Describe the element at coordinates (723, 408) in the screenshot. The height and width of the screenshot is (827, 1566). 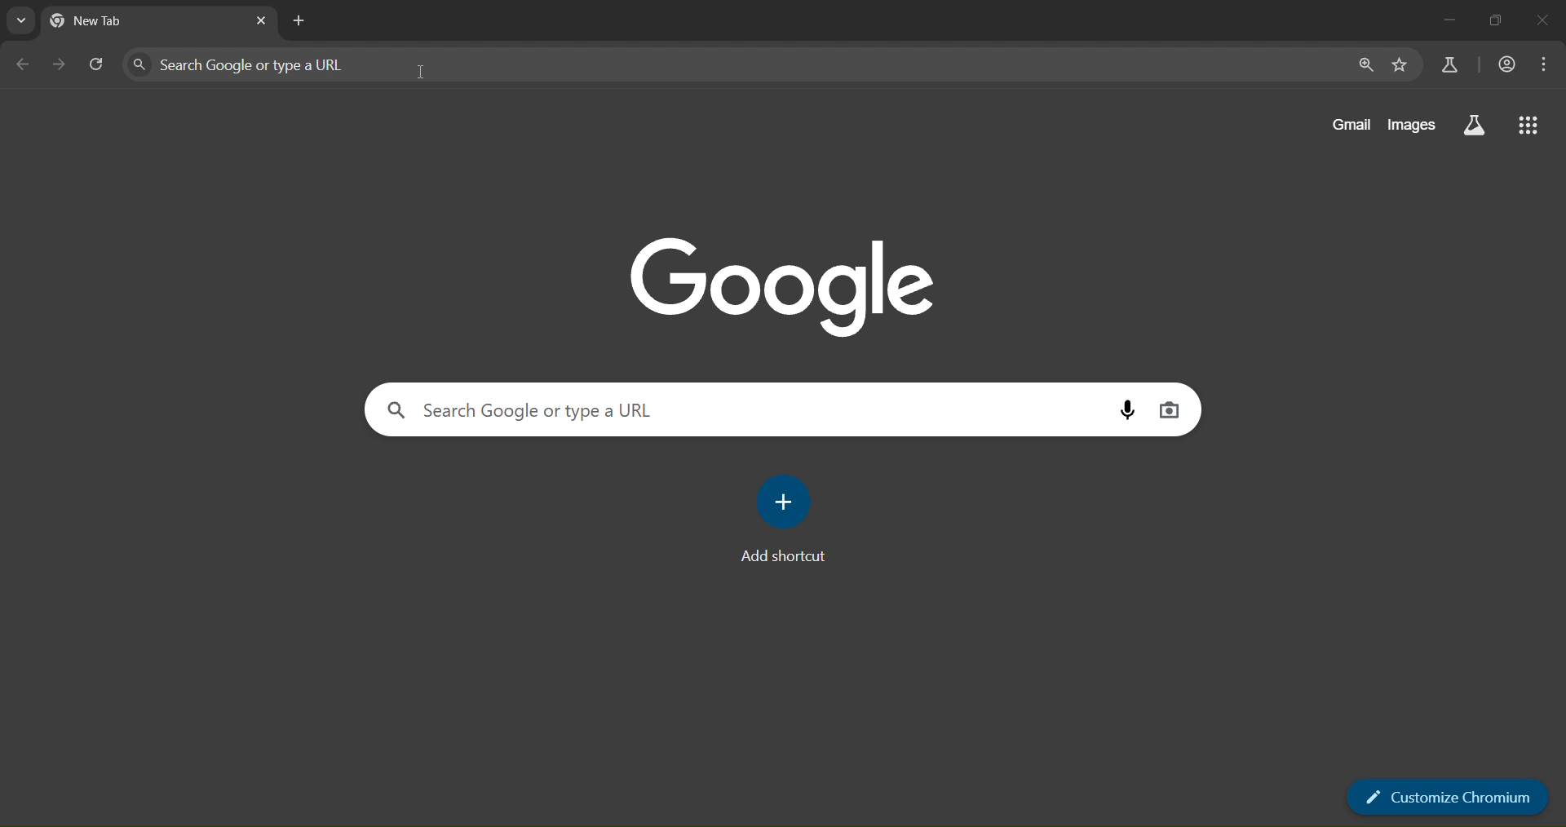
I see `search panel` at that location.